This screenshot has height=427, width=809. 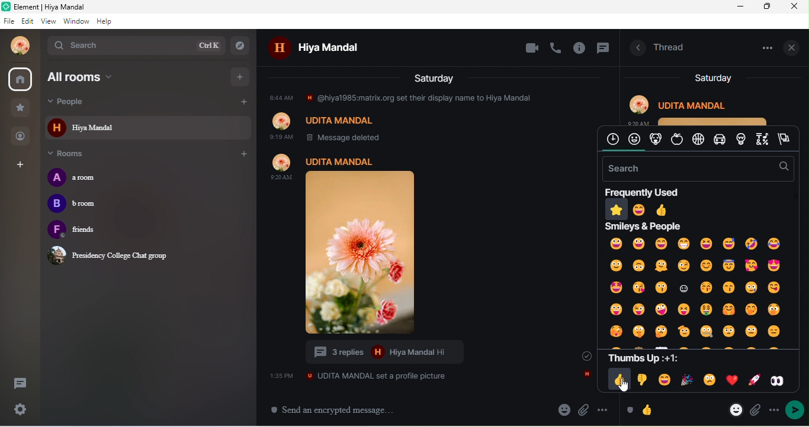 What do you see at coordinates (76, 21) in the screenshot?
I see `window` at bounding box center [76, 21].